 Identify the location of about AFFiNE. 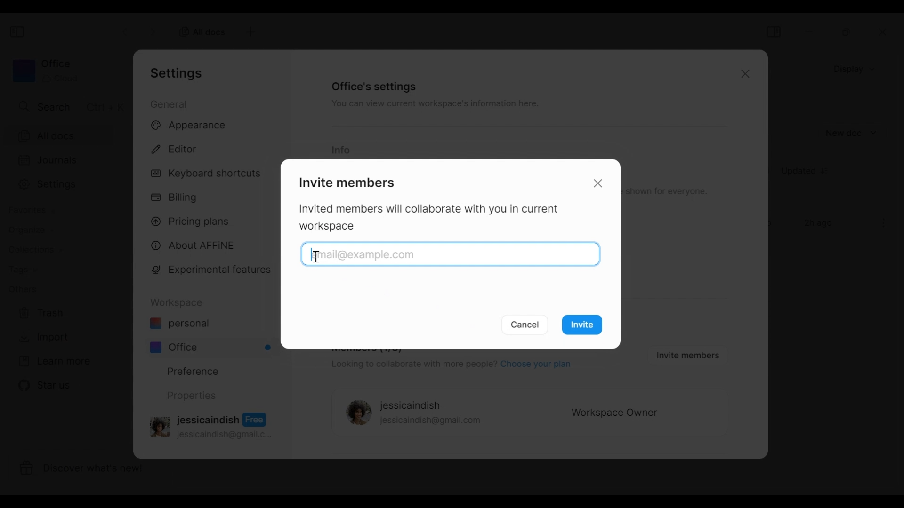
(194, 246).